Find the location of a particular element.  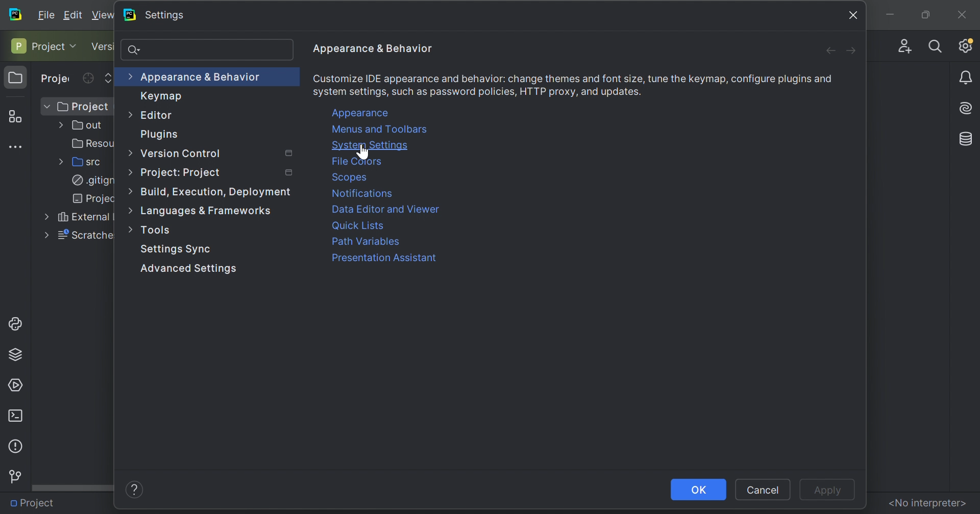

Scroll bar is located at coordinates (73, 487).